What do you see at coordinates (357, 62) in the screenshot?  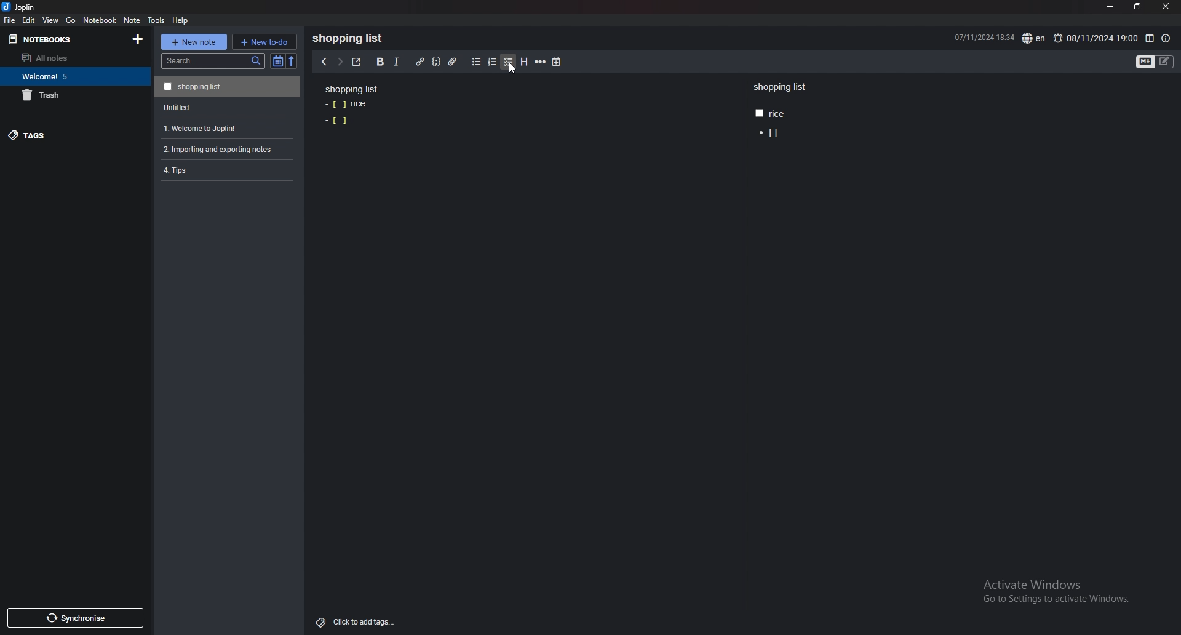 I see `toggle external editor` at bounding box center [357, 62].